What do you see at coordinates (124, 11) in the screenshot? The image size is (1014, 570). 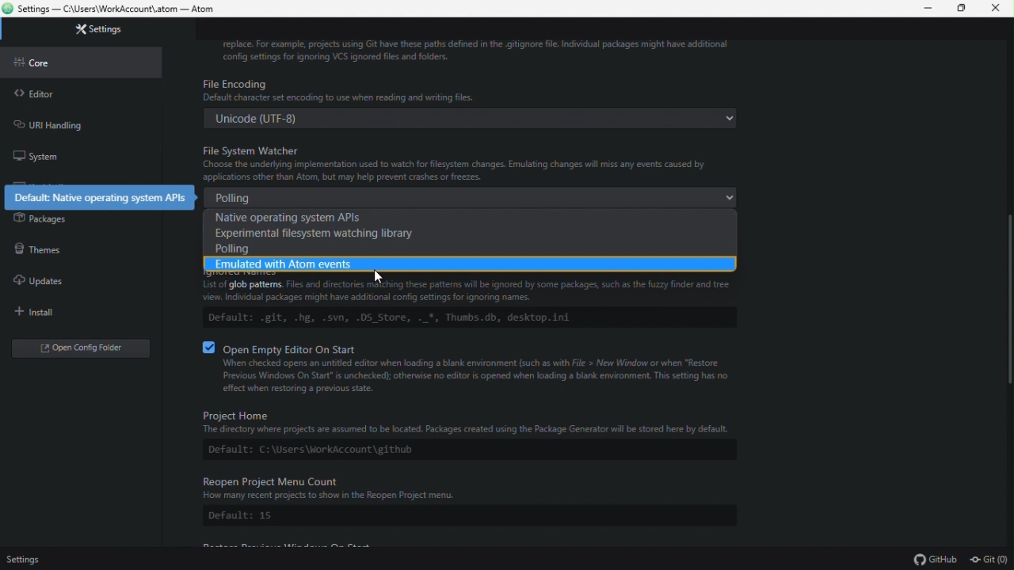 I see `Settings - C:/Users/WorkAccount\atom - Atom` at bounding box center [124, 11].